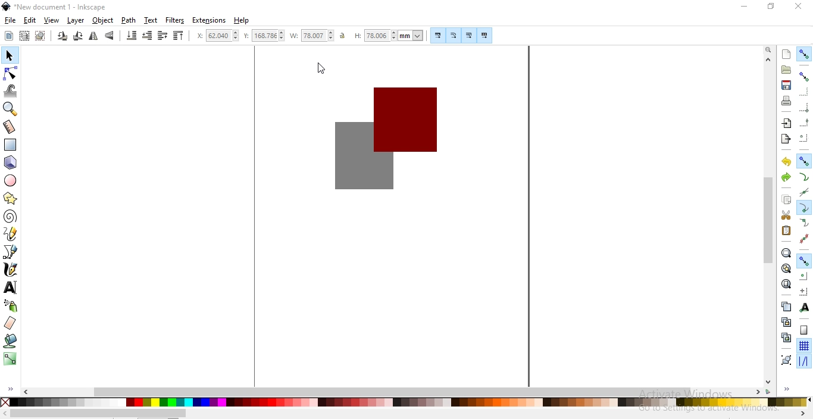 This screenshot has width=813, height=419. I want to click on snap to path intersection, so click(803, 193).